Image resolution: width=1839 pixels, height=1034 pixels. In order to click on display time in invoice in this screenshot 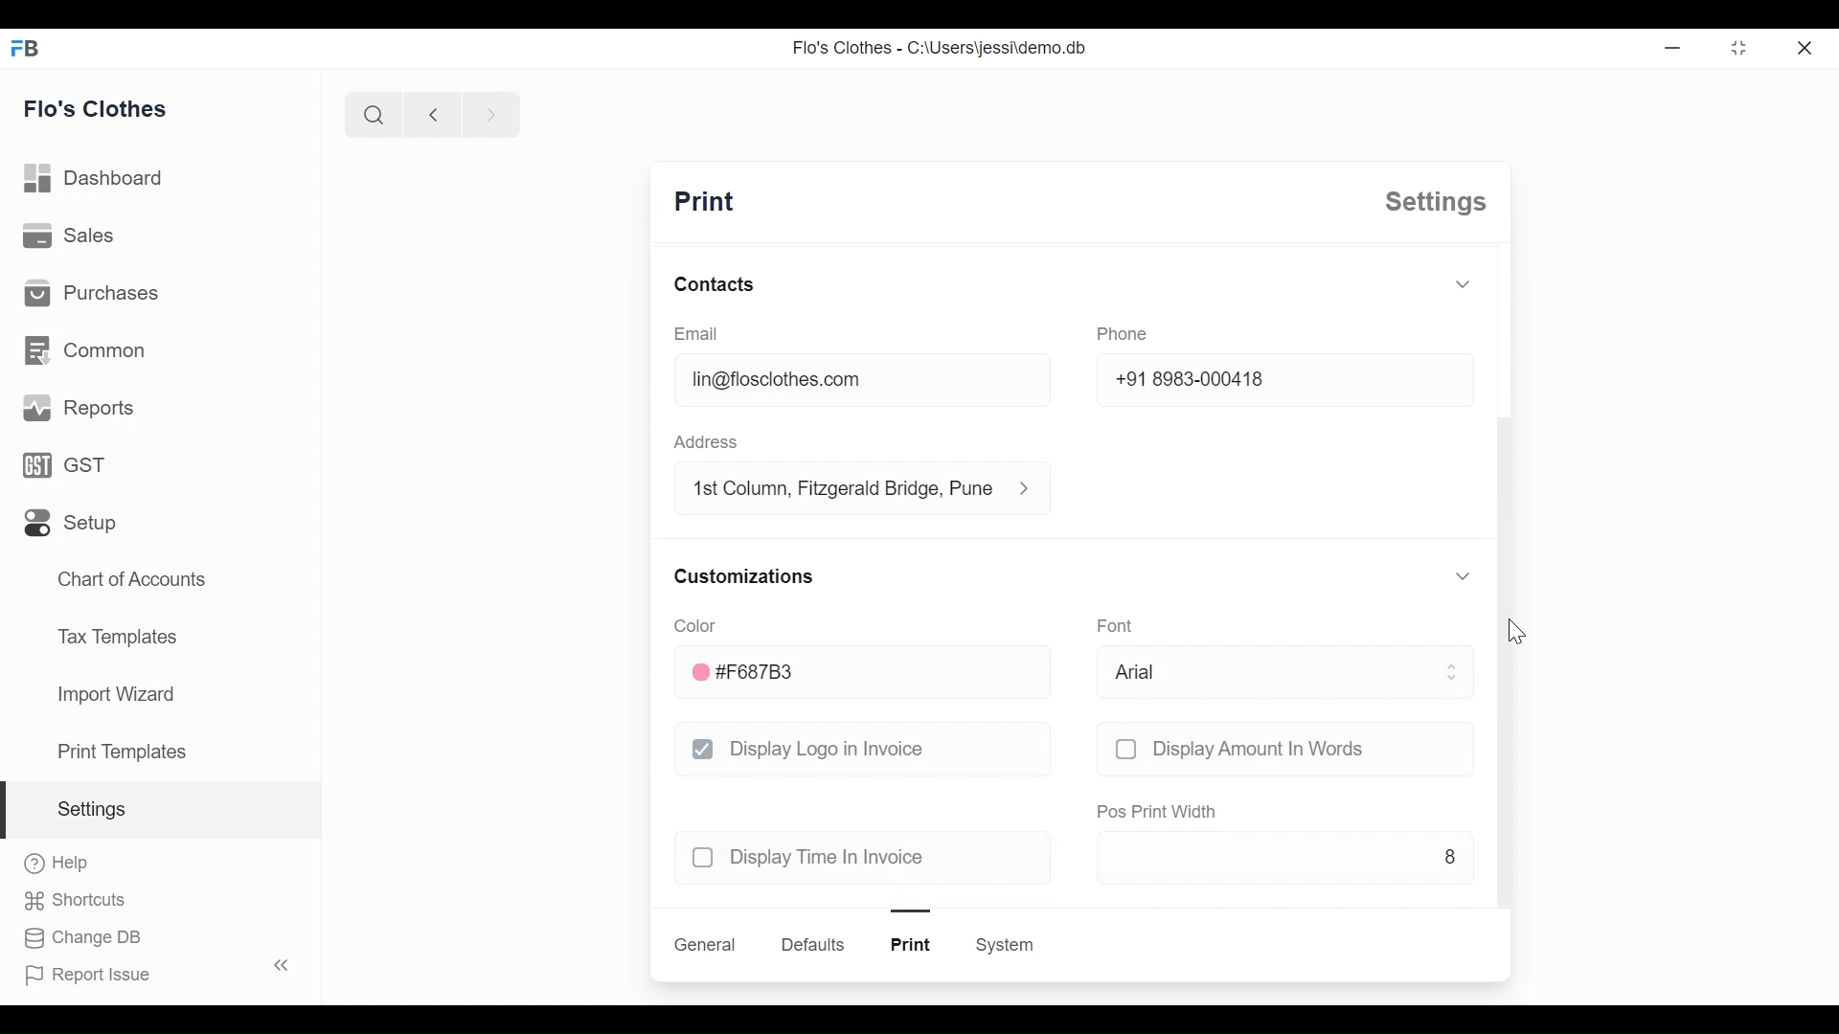, I will do `click(833, 858)`.